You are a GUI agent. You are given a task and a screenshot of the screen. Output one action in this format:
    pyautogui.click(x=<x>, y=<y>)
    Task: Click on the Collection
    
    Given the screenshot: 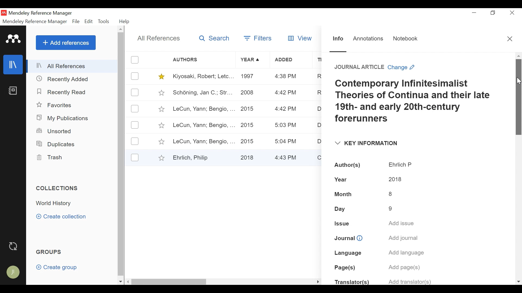 What is the action you would take?
    pyautogui.click(x=56, y=203)
    